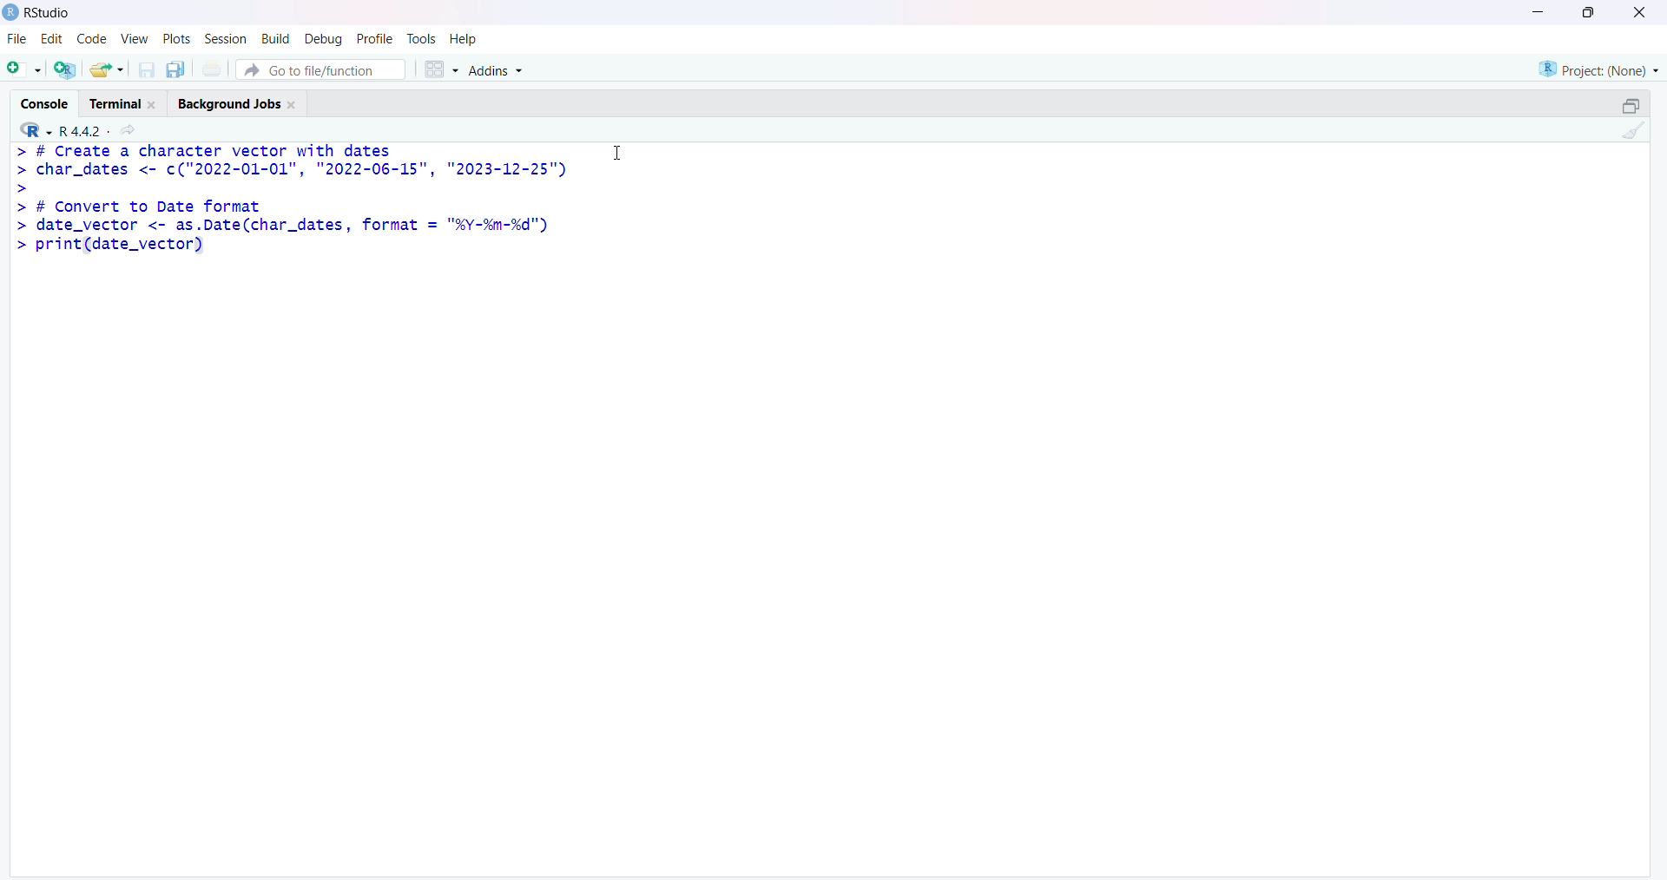 This screenshot has width=1667, height=880. What do you see at coordinates (441, 67) in the screenshot?
I see `Workspace panes` at bounding box center [441, 67].